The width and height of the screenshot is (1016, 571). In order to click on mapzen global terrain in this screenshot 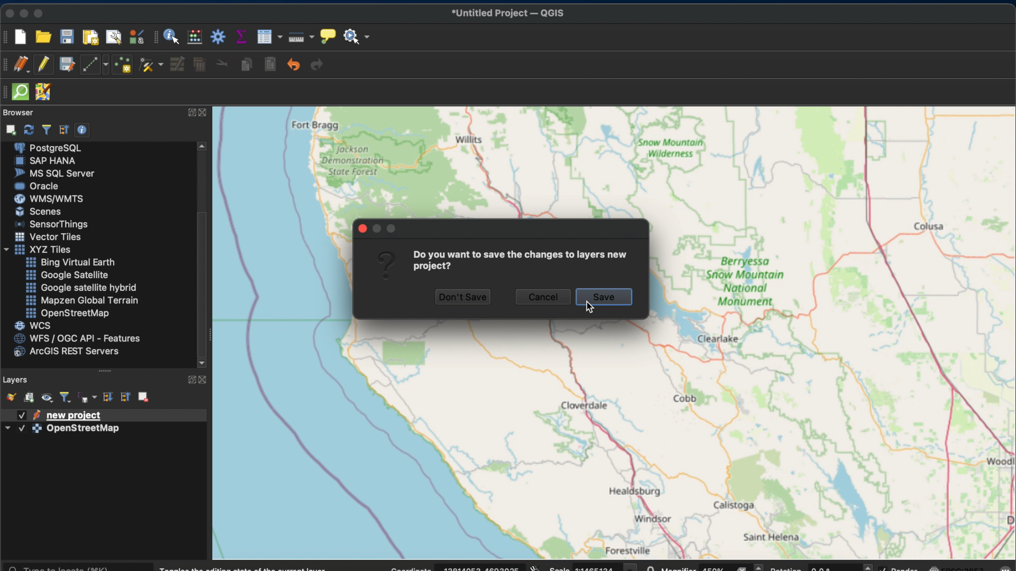, I will do `click(81, 300)`.